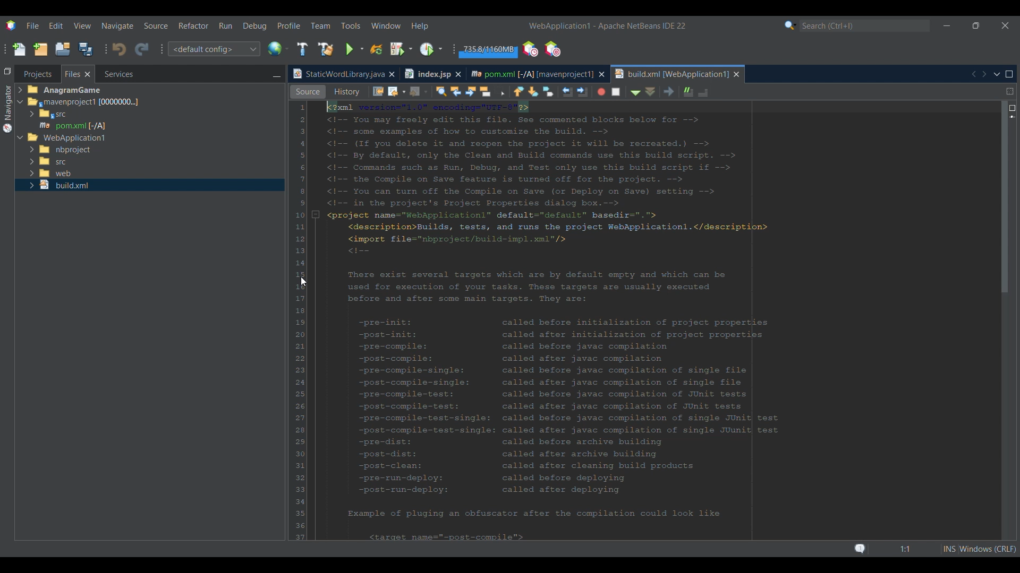  I want to click on Save all, so click(86, 49).